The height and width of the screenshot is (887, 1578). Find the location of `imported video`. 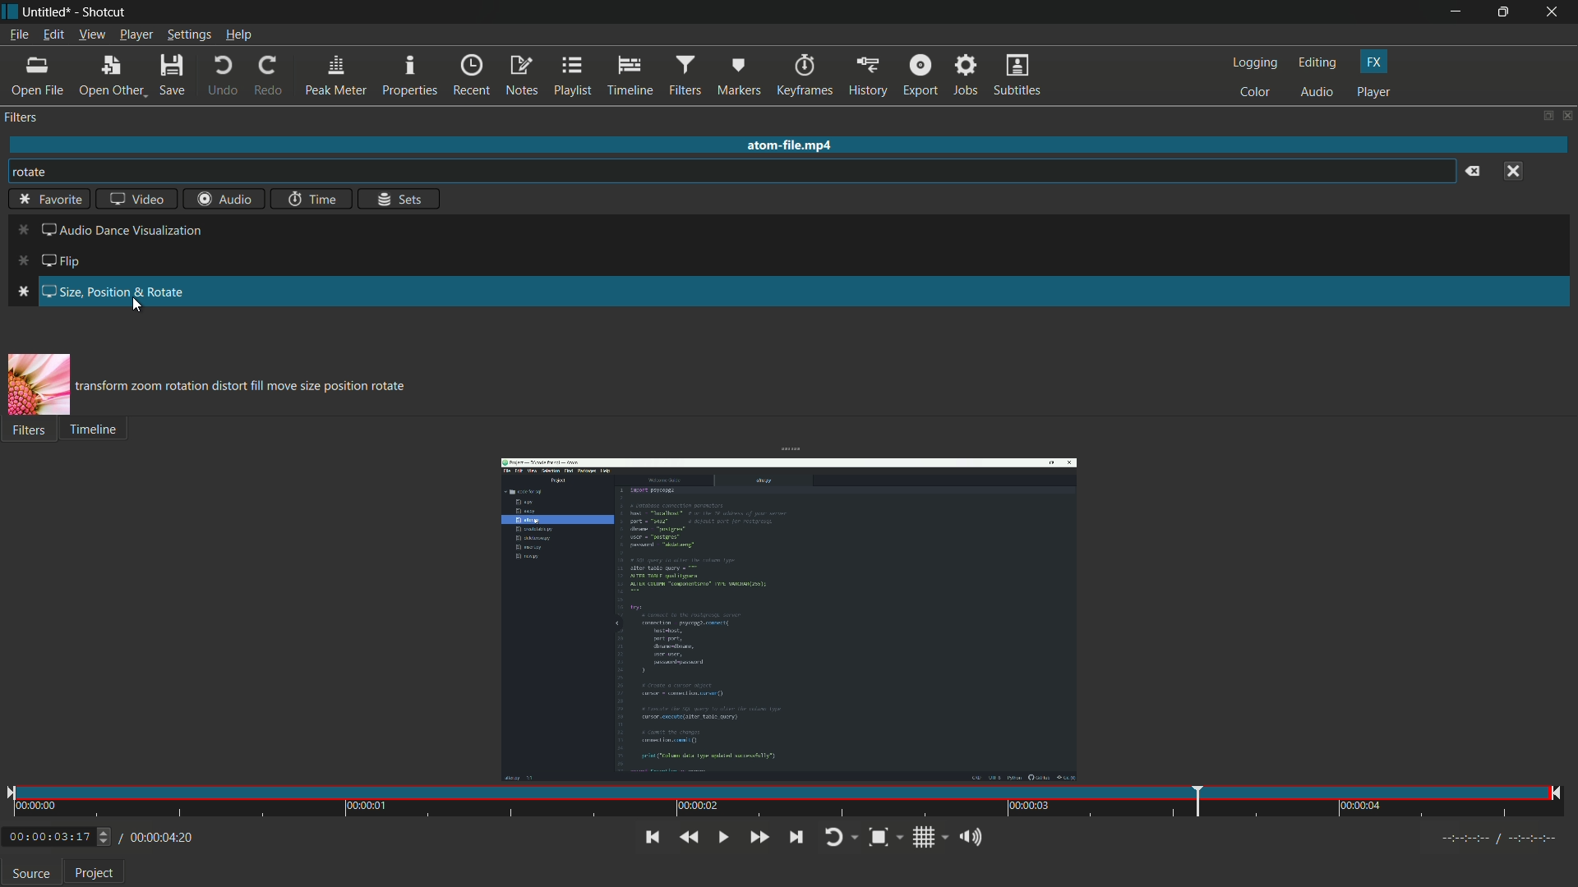

imported video is located at coordinates (791, 619).